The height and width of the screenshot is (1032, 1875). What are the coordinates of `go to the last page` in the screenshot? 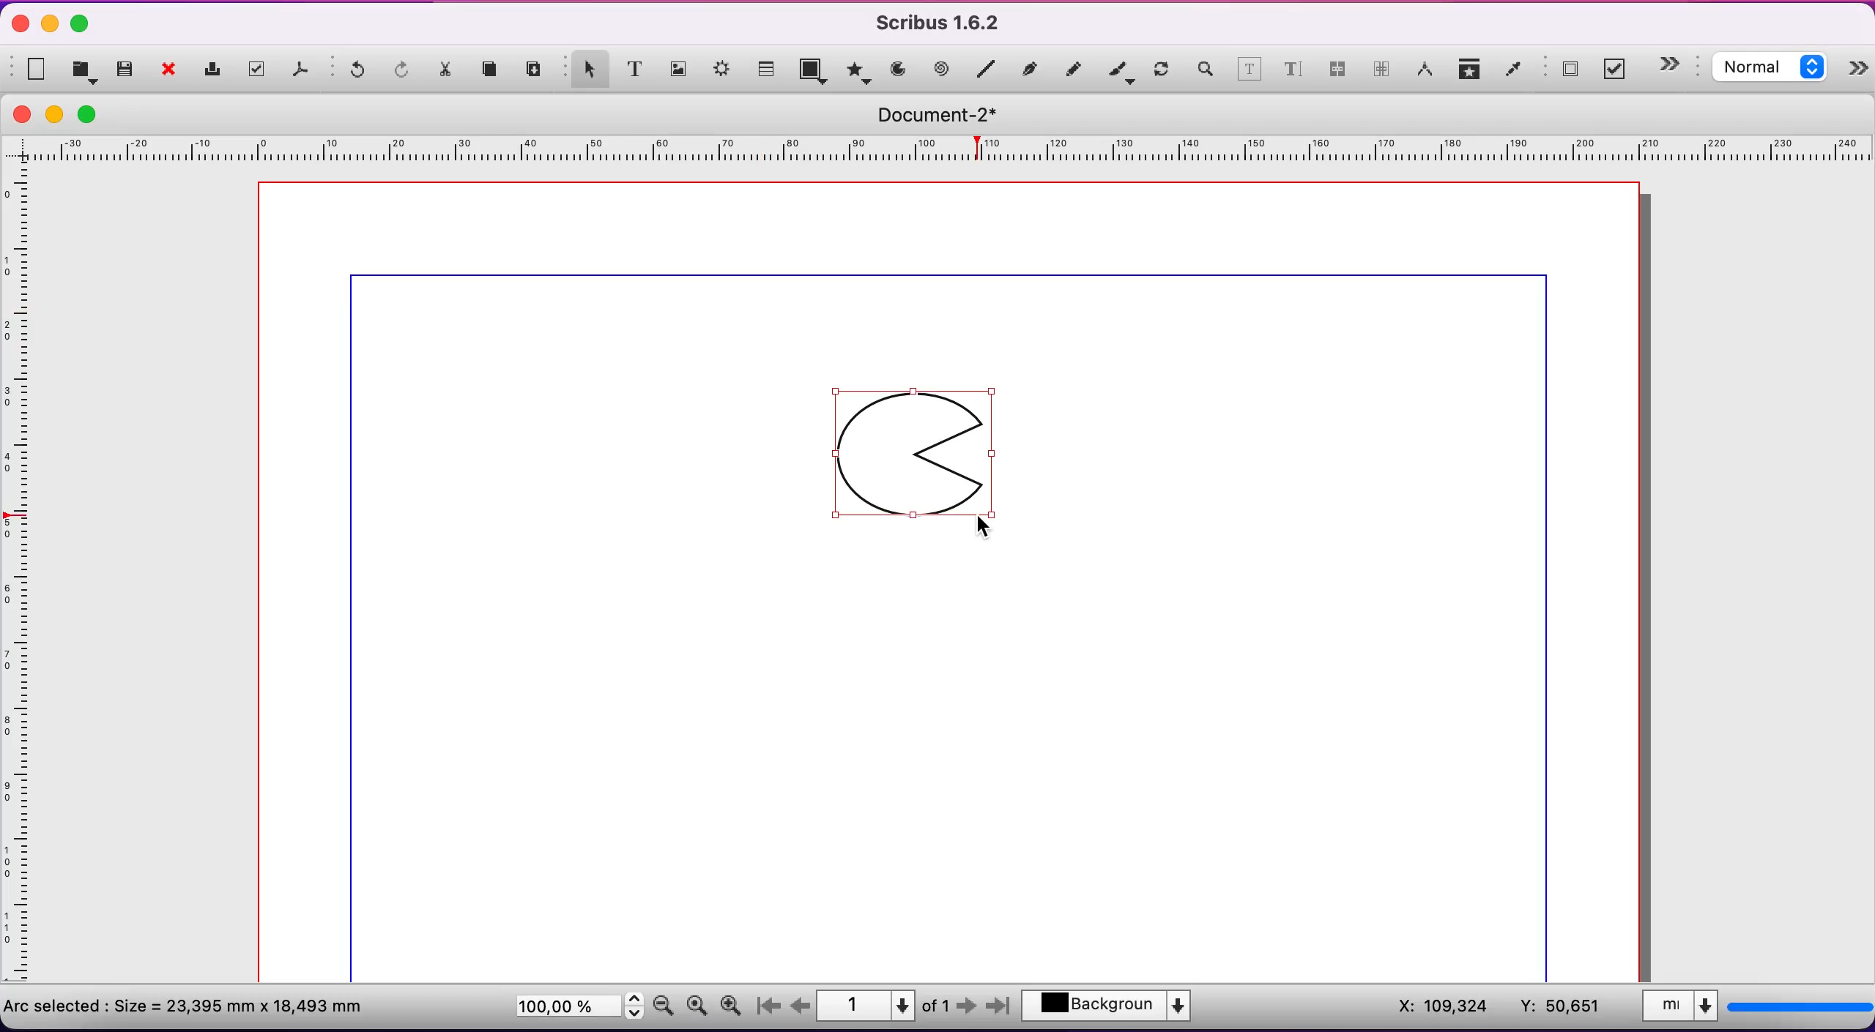 It's located at (996, 1009).